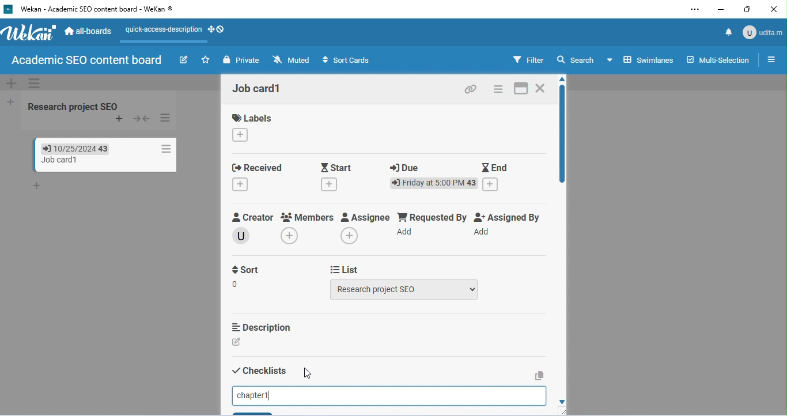 The height and width of the screenshot is (416, 787). Describe the element at coordinates (528, 59) in the screenshot. I see `filter` at that location.